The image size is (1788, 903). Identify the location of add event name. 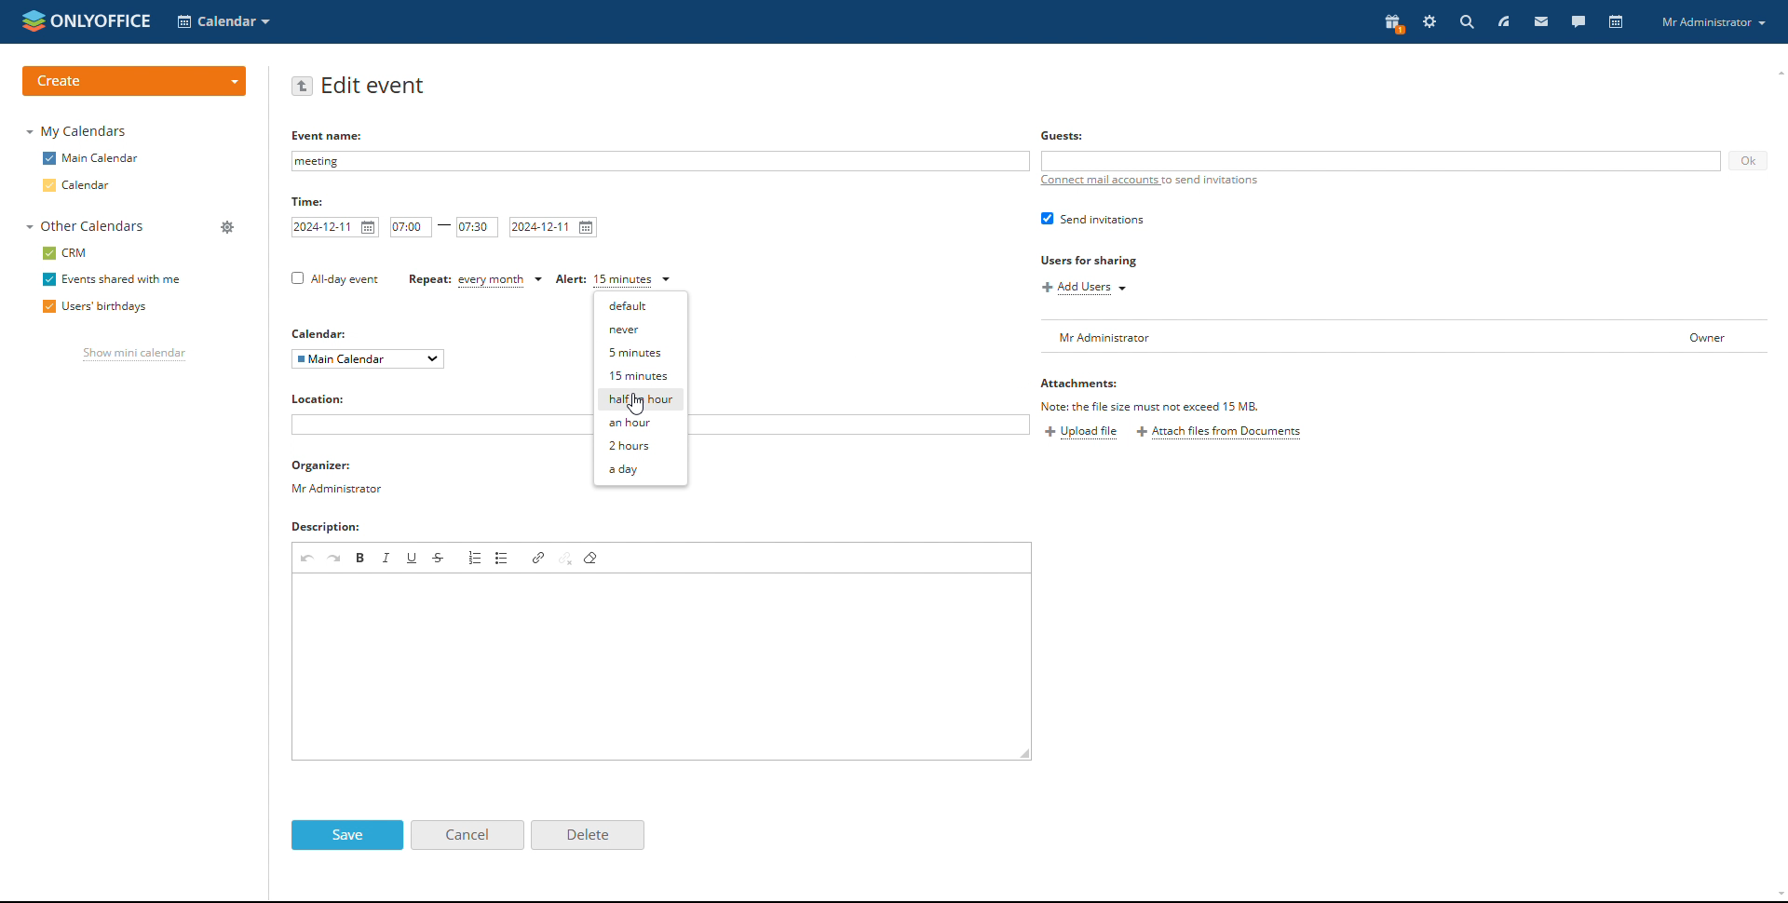
(660, 162).